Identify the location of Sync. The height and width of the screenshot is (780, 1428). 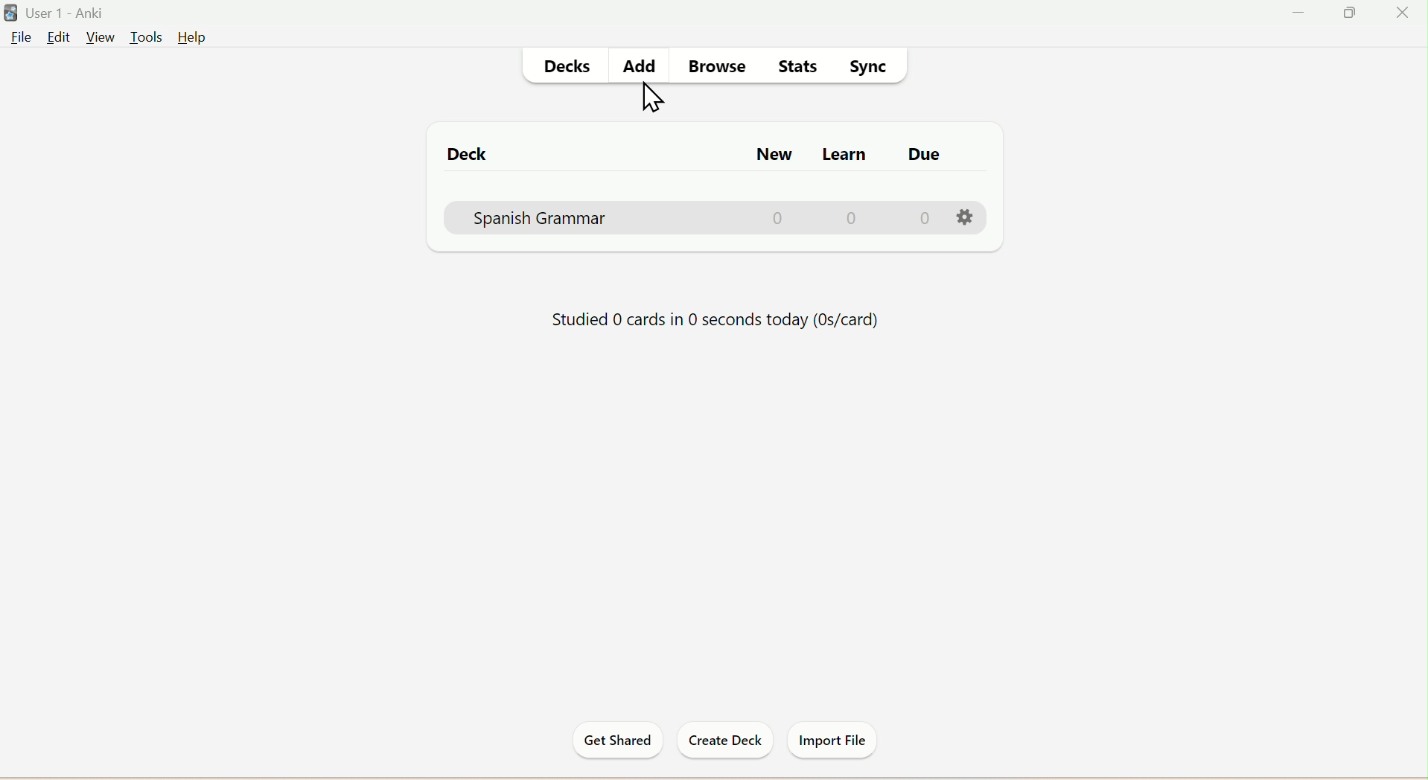
(869, 65).